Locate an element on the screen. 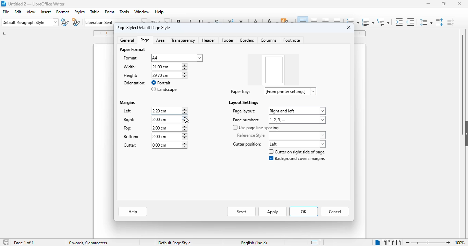 The width and height of the screenshot is (468, 246). footnote is located at coordinates (292, 40).